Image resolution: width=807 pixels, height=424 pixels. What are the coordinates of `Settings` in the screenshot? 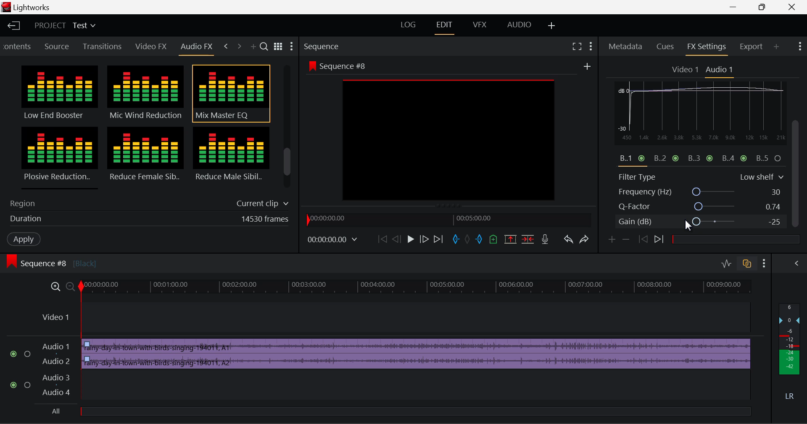 It's located at (292, 47).